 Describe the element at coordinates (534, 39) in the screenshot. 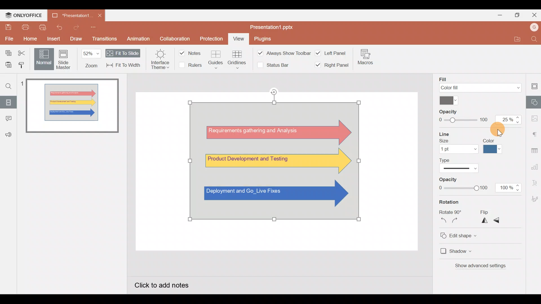

I see `Find` at that location.